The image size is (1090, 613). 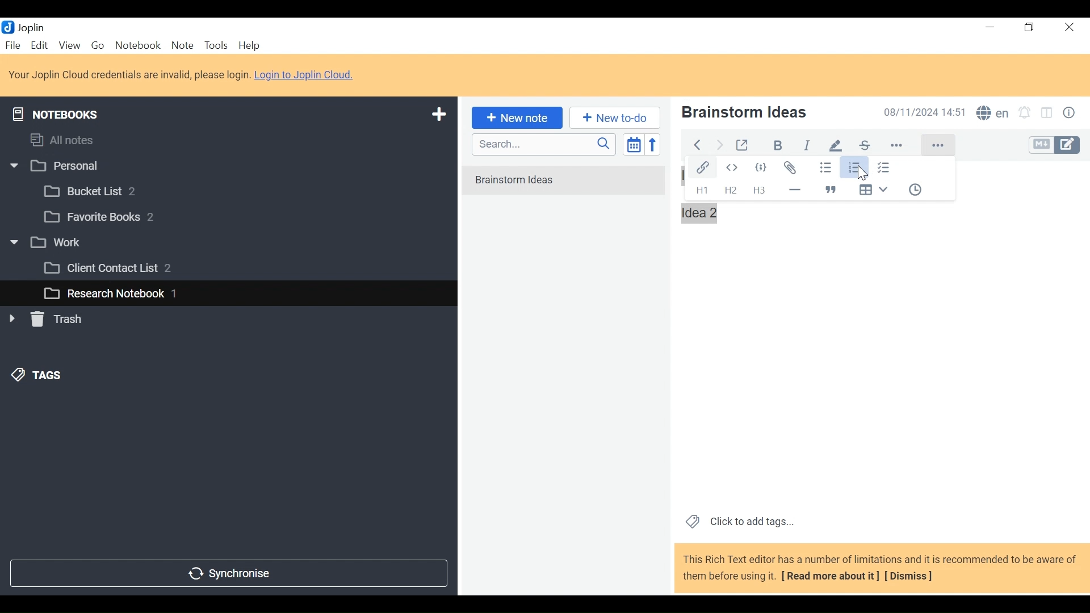 What do you see at coordinates (30, 27) in the screenshot?
I see `Joplin Desktop Icon` at bounding box center [30, 27].